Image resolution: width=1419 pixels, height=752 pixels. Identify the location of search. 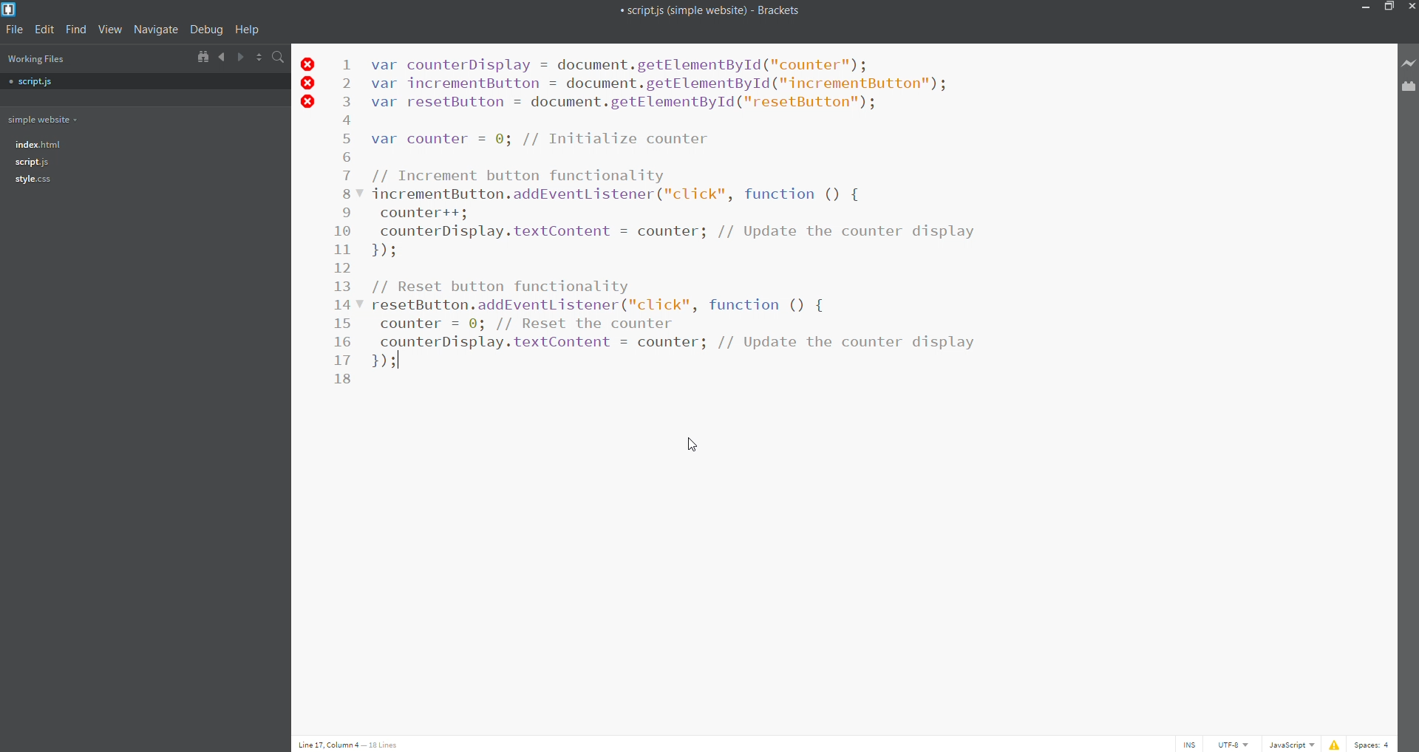
(282, 56).